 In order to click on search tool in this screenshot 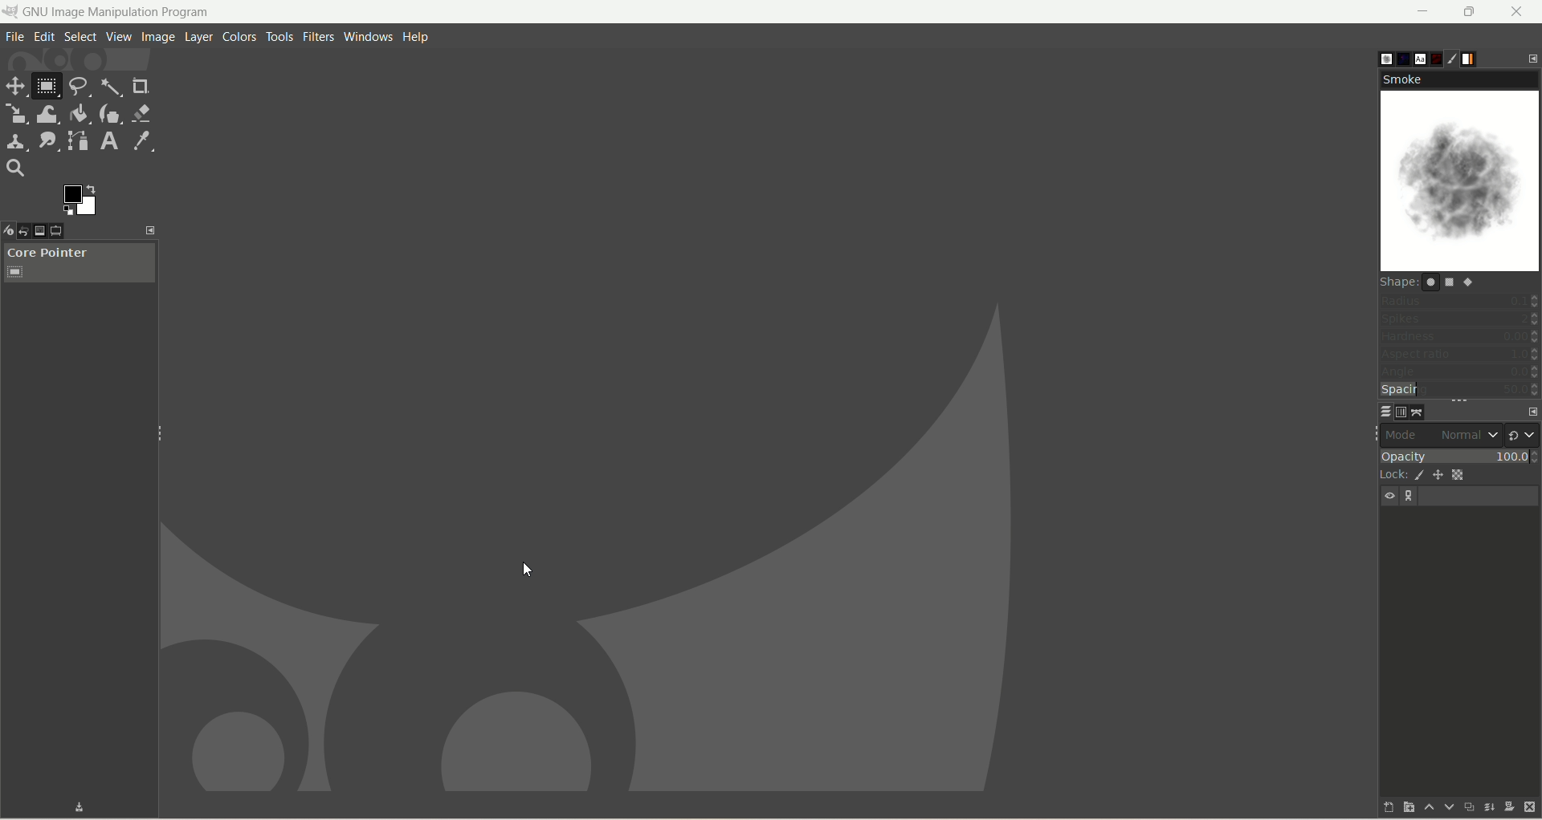, I will do `click(15, 169)`.